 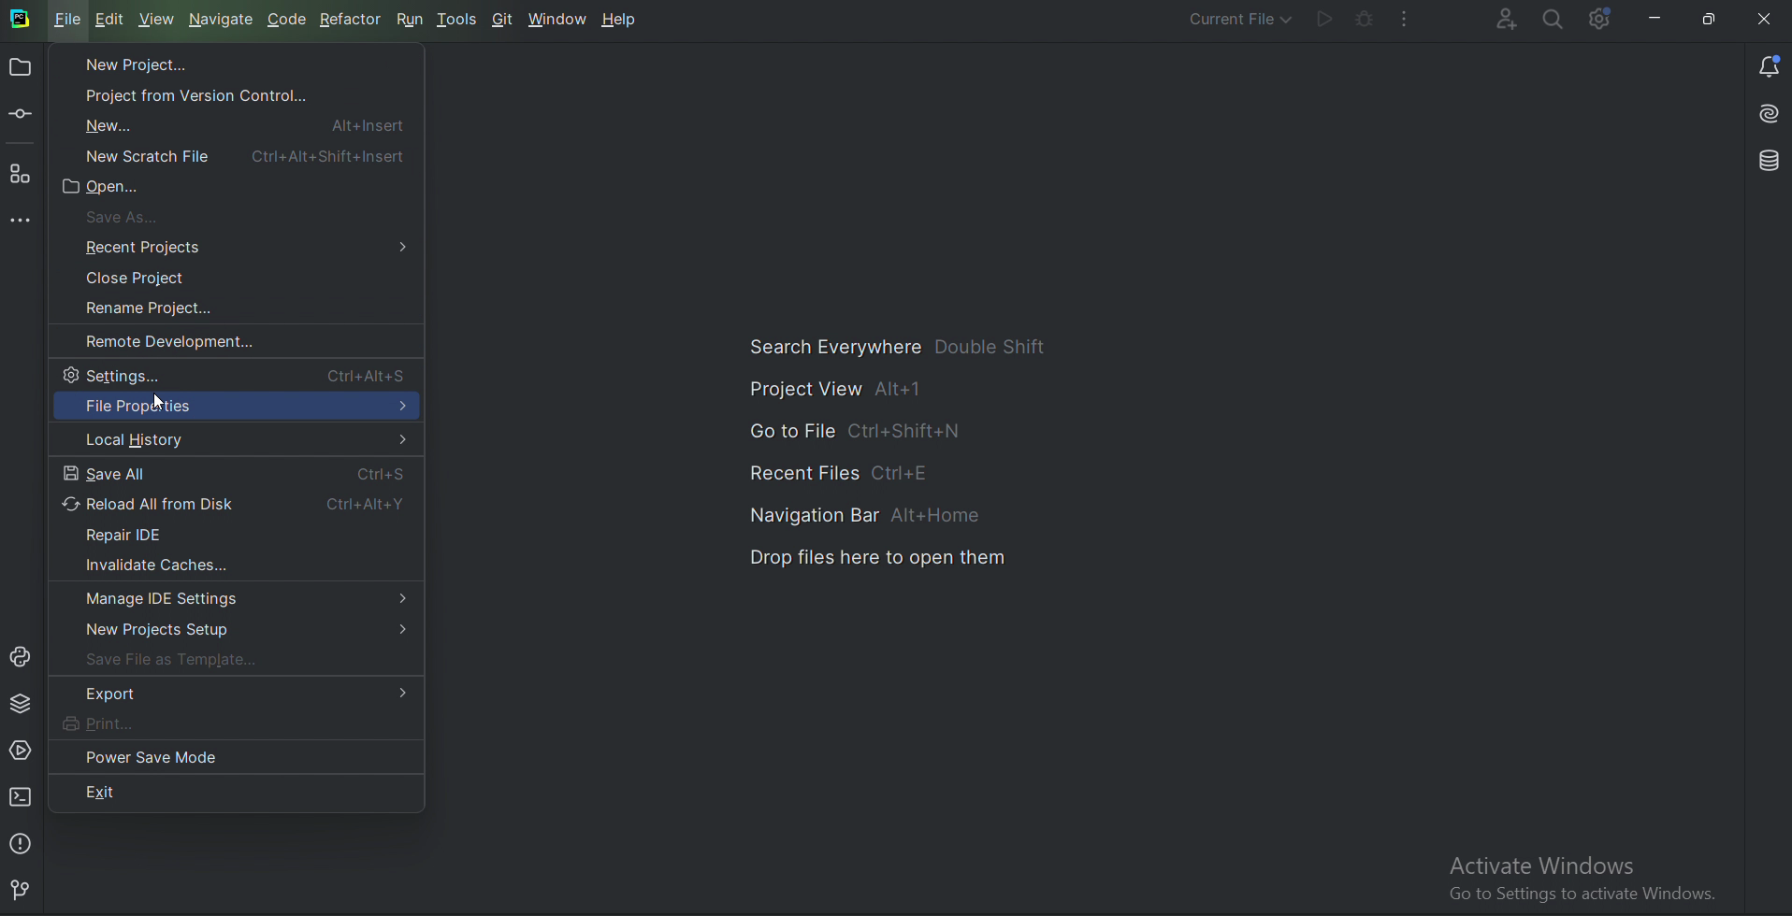 I want to click on Refactor, so click(x=354, y=21).